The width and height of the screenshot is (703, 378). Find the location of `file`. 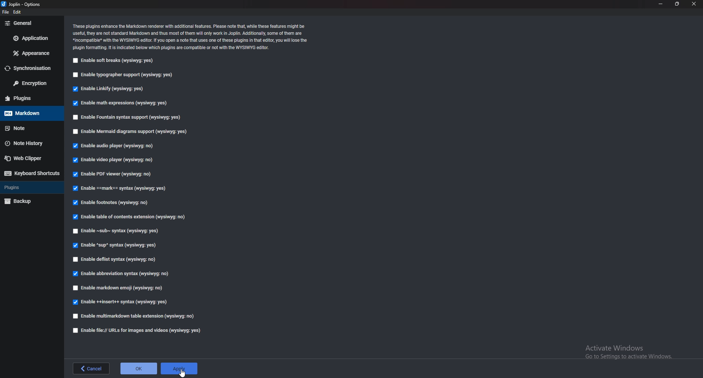

file is located at coordinates (5, 12).